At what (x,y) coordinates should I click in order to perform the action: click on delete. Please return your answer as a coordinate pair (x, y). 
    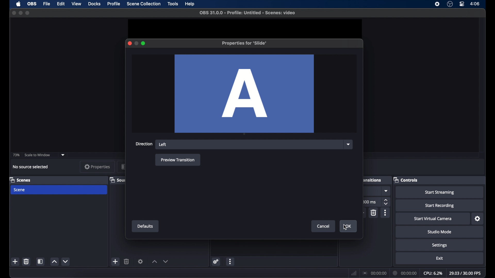
    Looking at the image, I should click on (126, 262).